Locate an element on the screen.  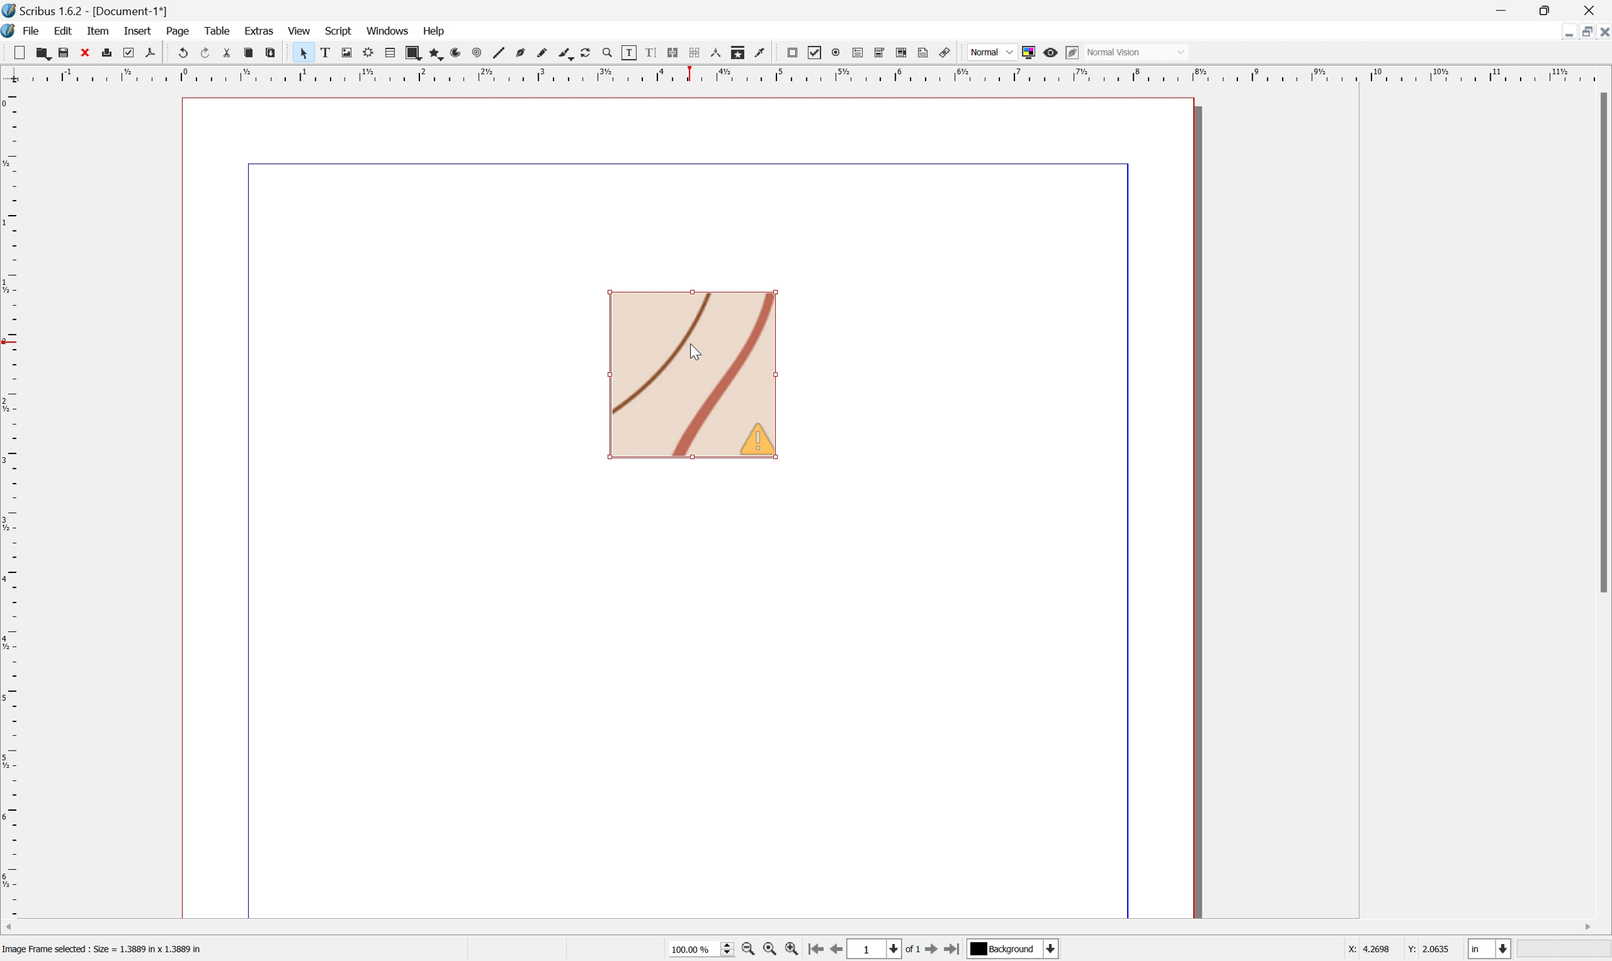
Zoom out by the stepping value in tools preferences is located at coordinates (747, 951).